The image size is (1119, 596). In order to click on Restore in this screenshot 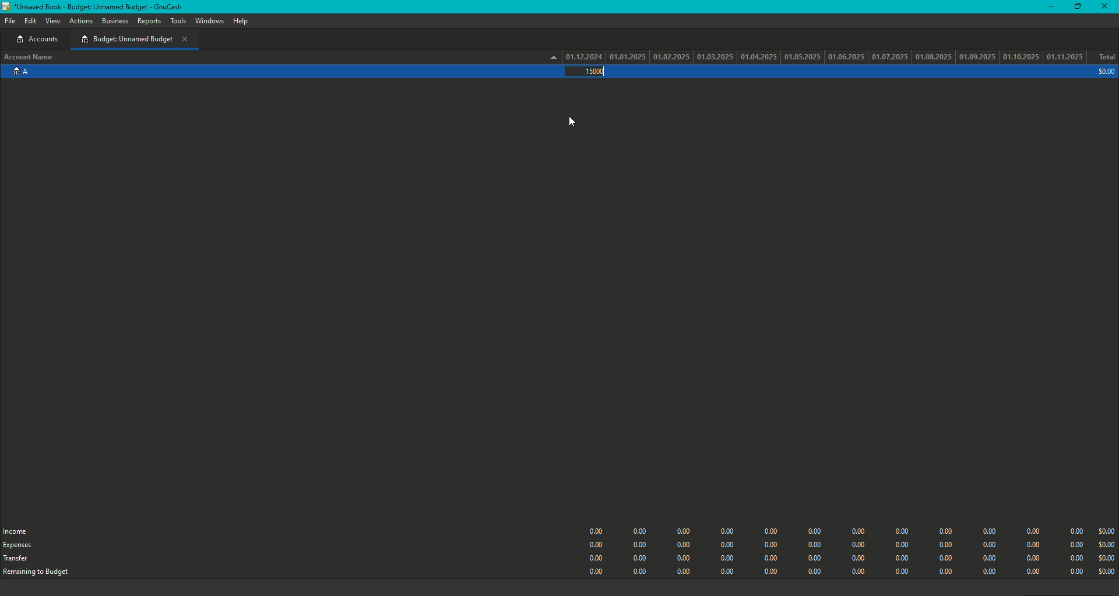, I will do `click(1076, 7)`.